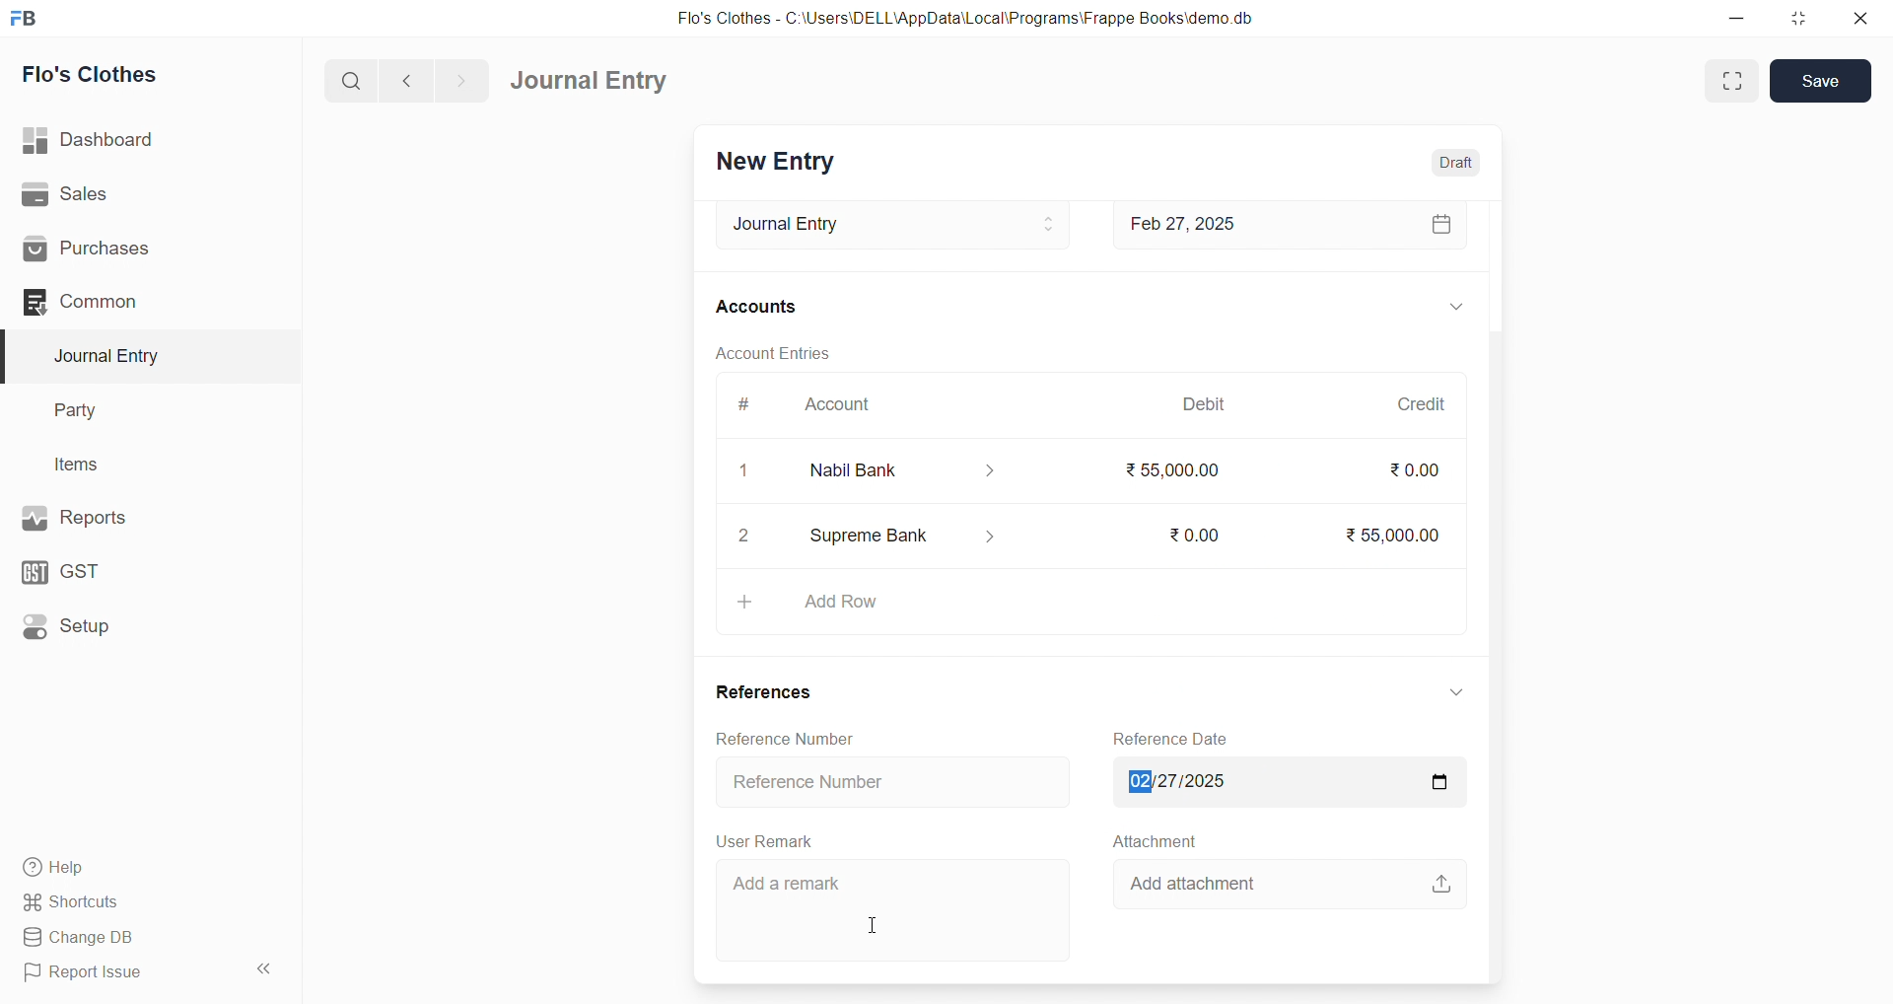  I want to click on EXPAND/COLLAPSE, so click(1457, 692).